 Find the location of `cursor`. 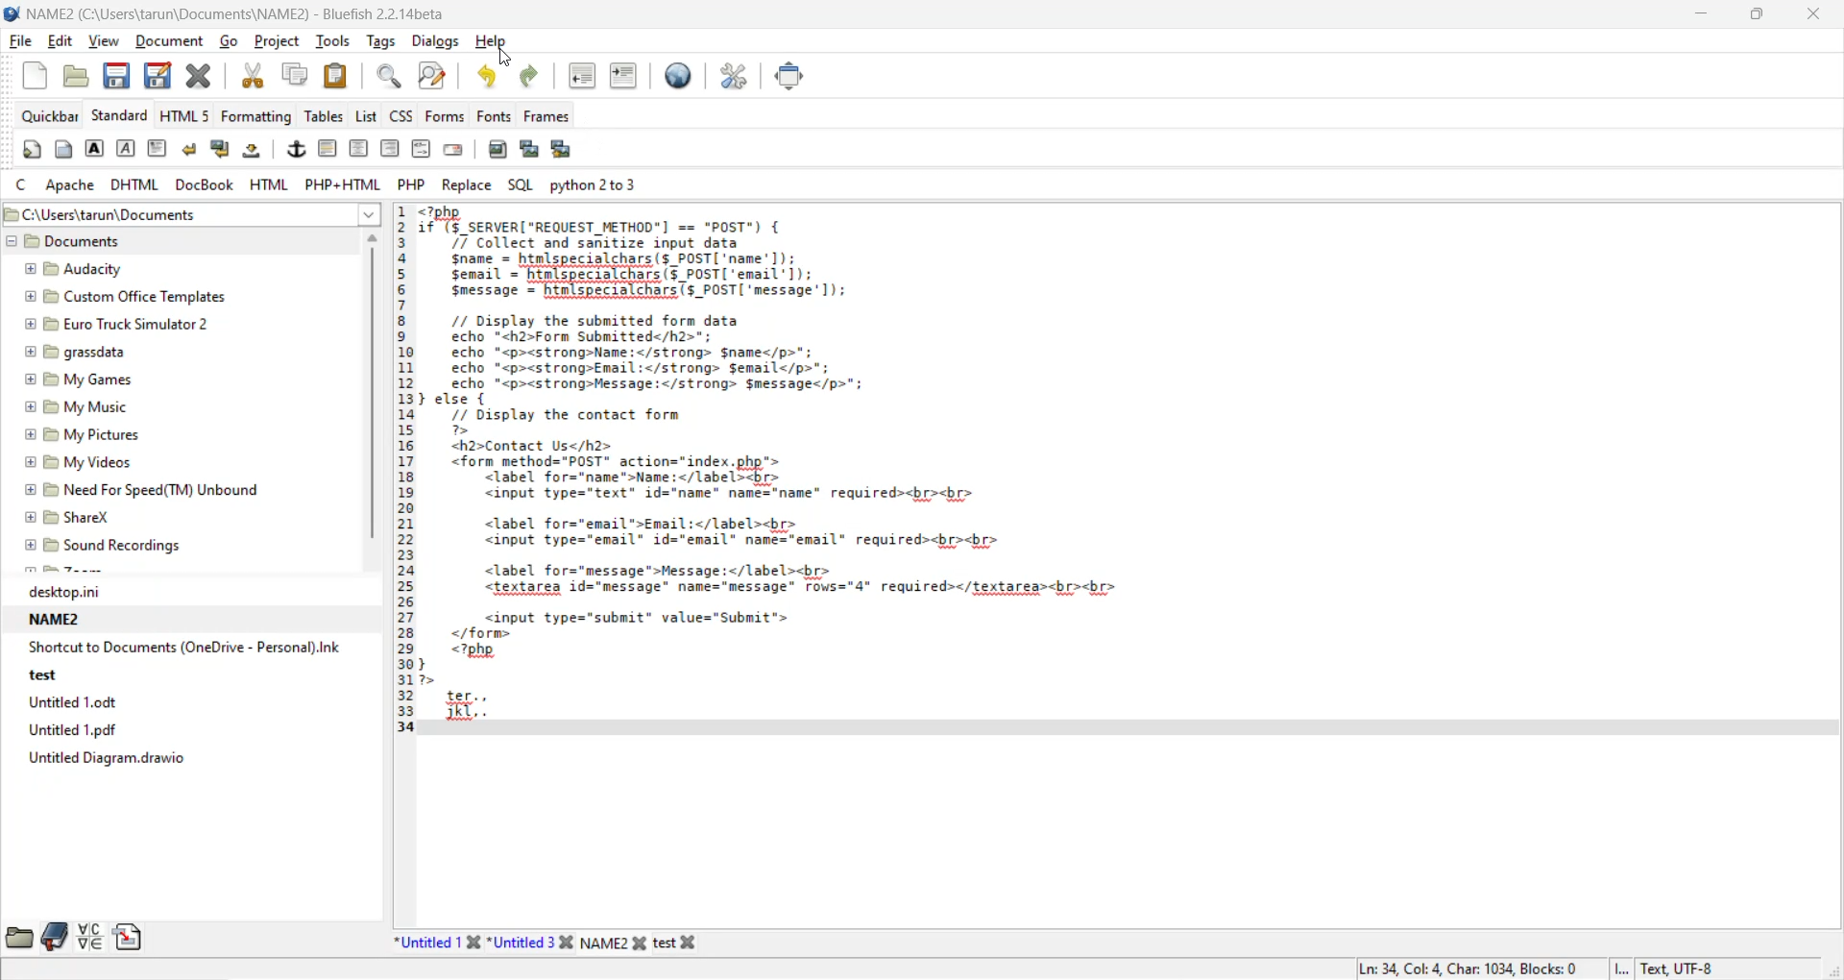

cursor is located at coordinates (518, 60).